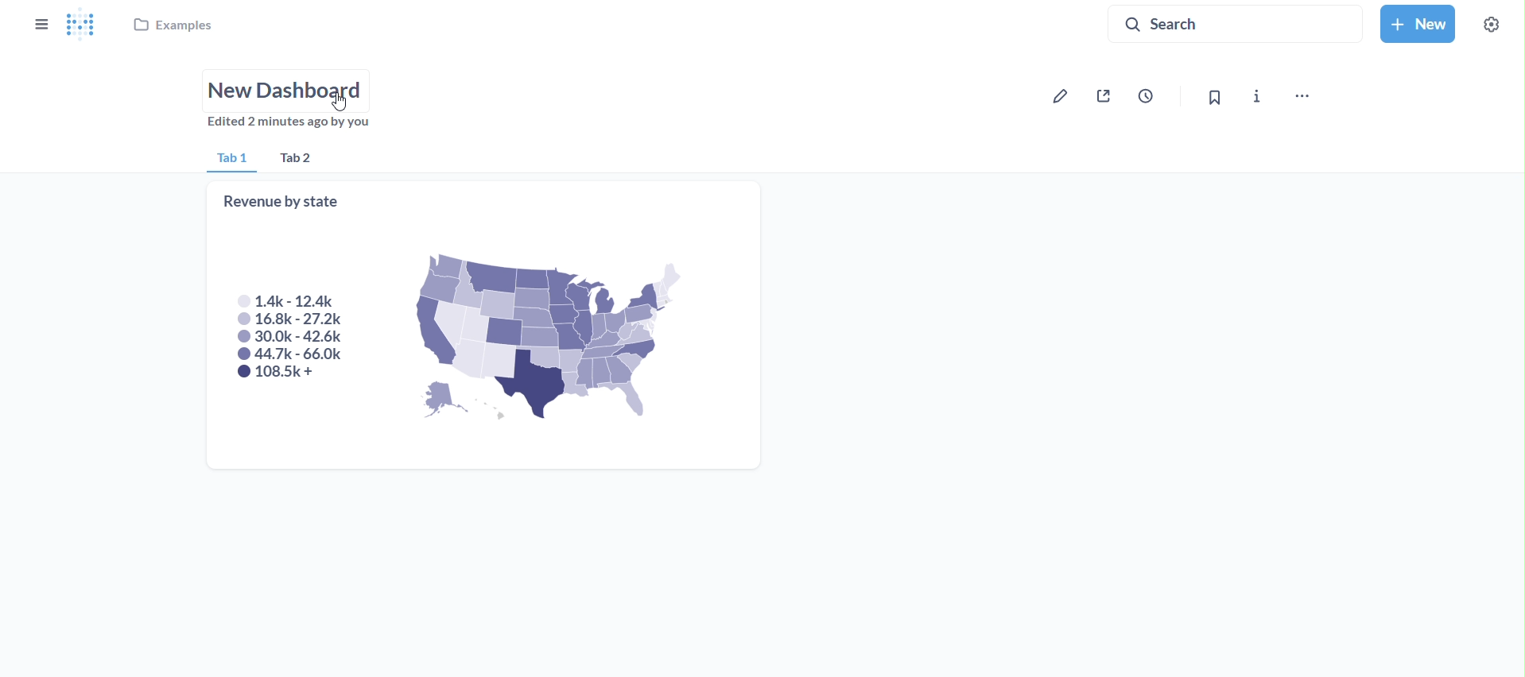 The width and height of the screenshot is (1525, 677). Describe the element at coordinates (1210, 97) in the screenshot. I see `bookmark` at that location.